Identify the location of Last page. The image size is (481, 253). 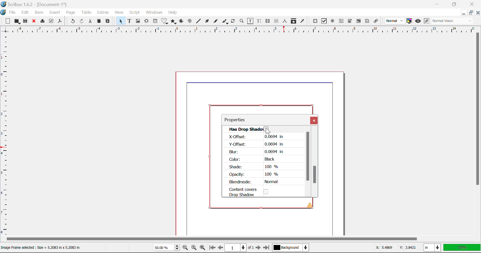
(267, 247).